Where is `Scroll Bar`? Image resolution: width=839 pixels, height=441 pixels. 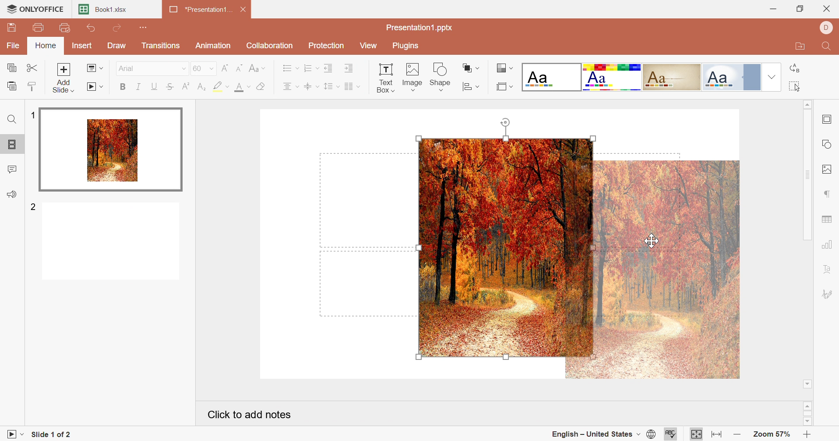 Scroll Bar is located at coordinates (808, 413).